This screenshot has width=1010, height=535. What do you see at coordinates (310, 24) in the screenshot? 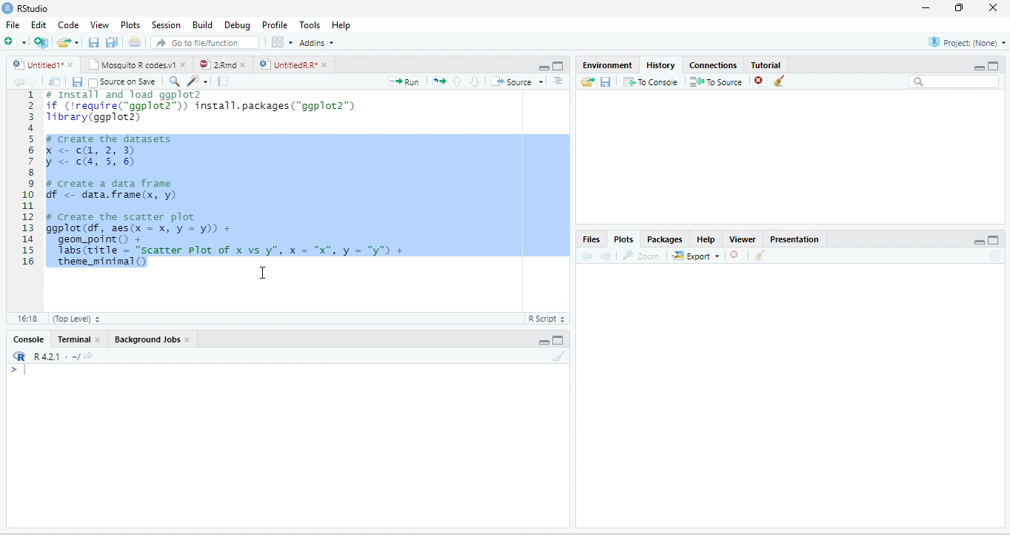
I see `Tools` at bounding box center [310, 24].